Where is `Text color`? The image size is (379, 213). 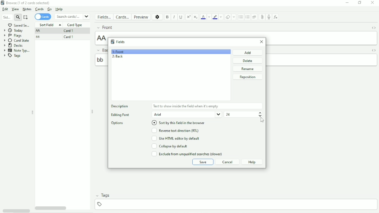 Text color is located at coordinates (203, 17).